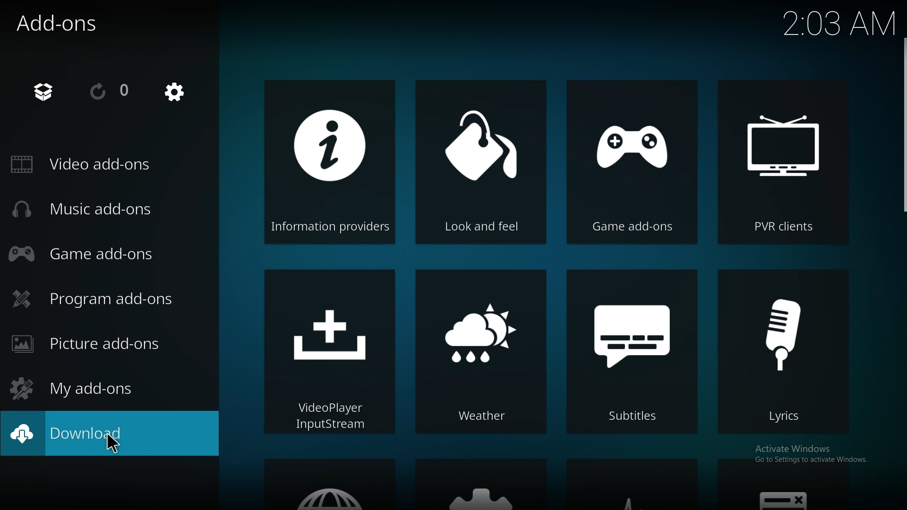 The height and width of the screenshot is (510, 907). What do you see at coordinates (904, 125) in the screenshot?
I see `scroll bar` at bounding box center [904, 125].